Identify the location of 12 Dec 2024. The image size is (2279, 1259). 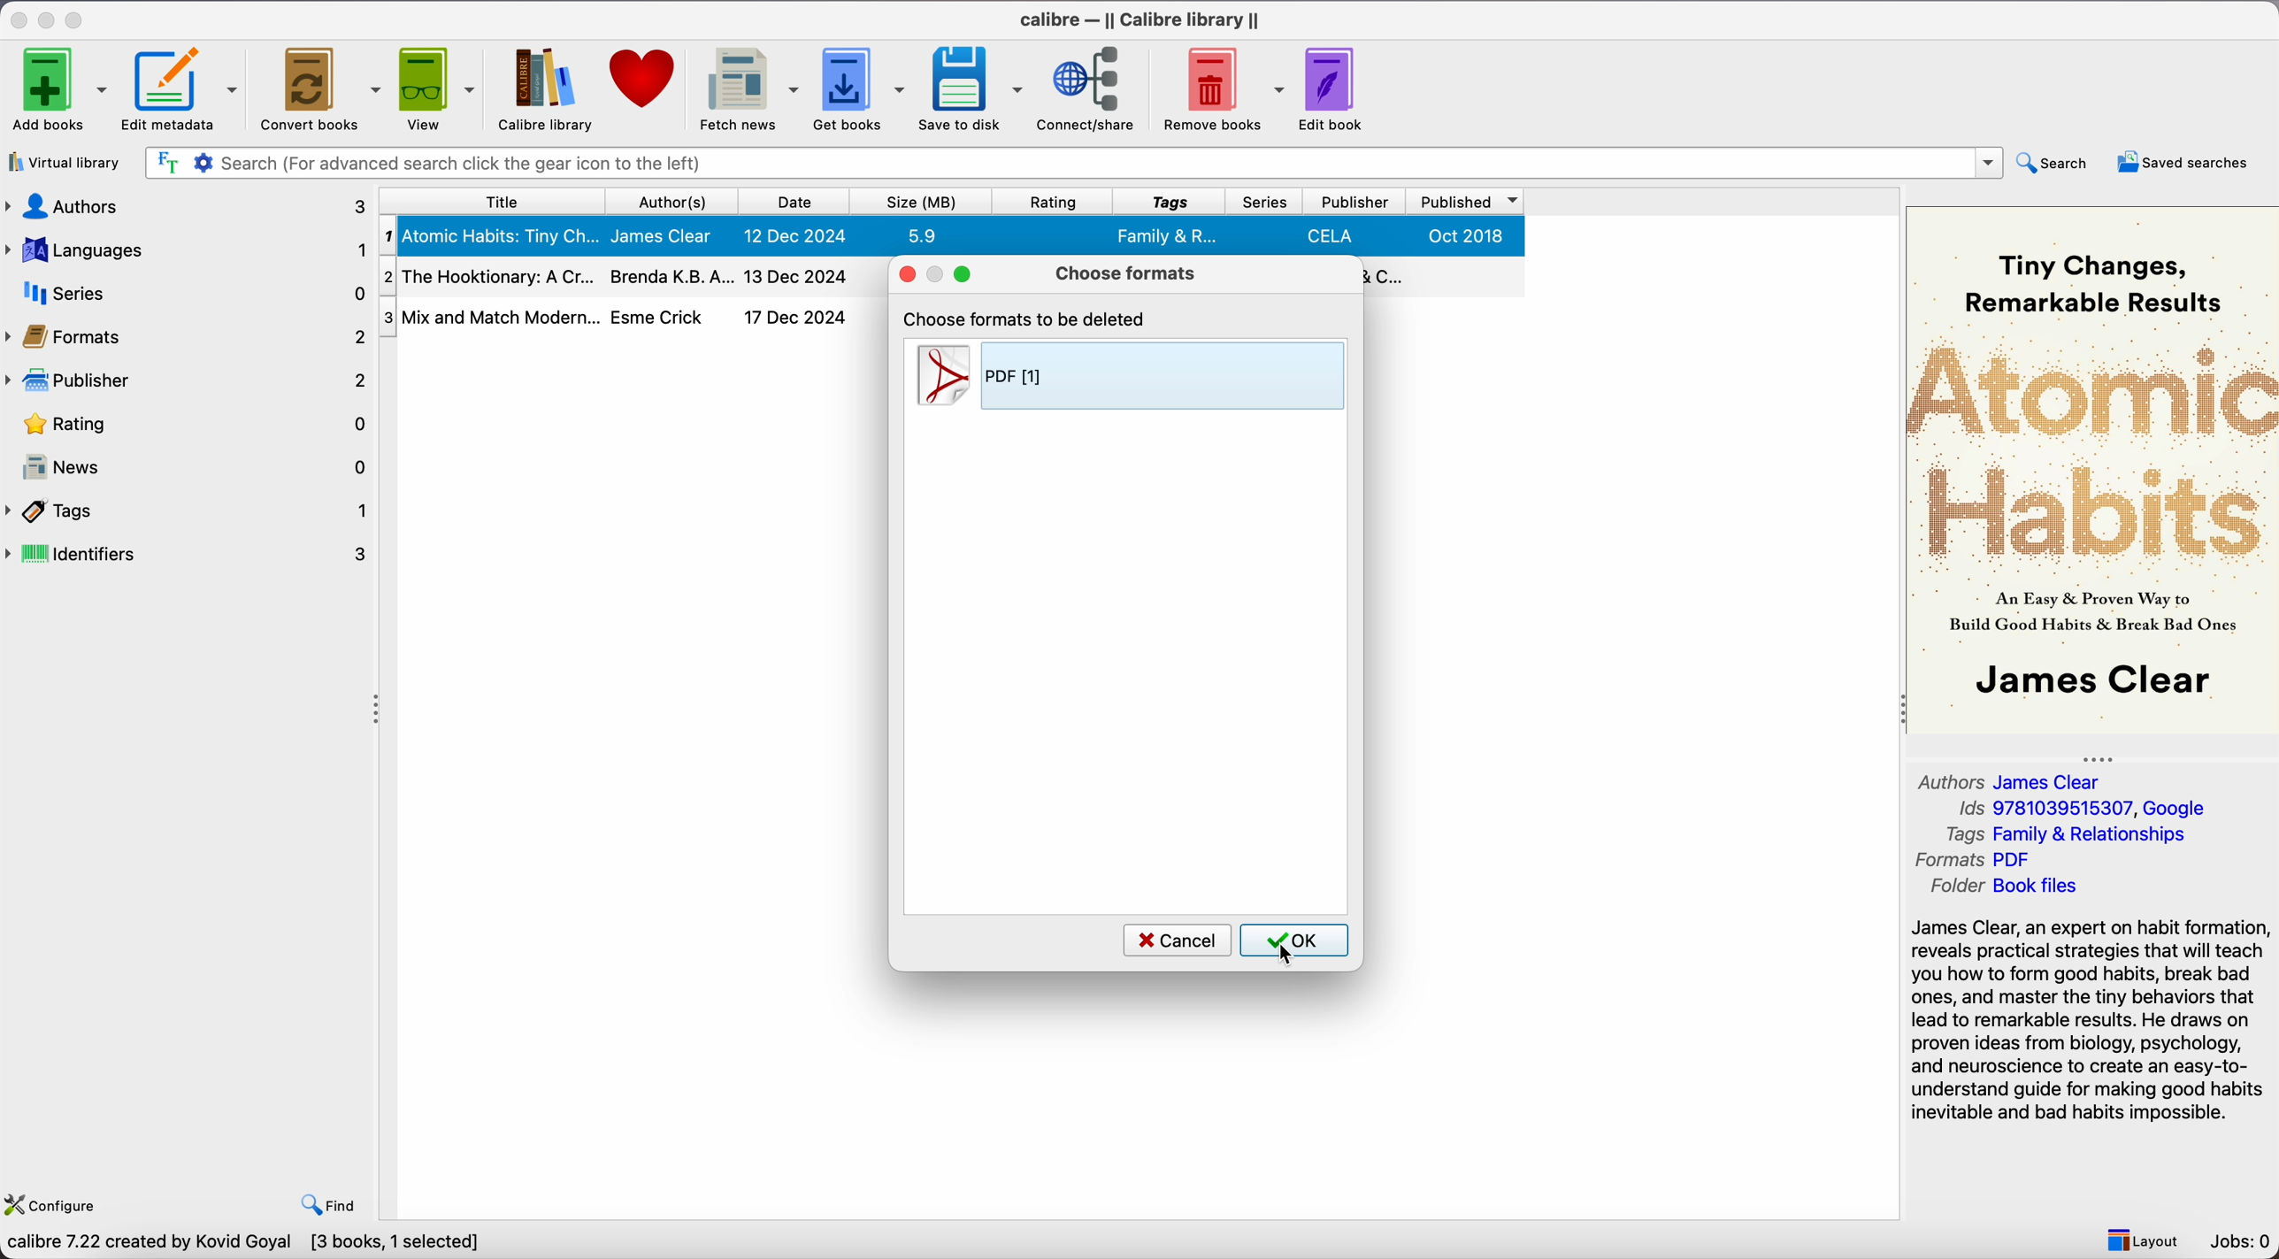
(798, 234).